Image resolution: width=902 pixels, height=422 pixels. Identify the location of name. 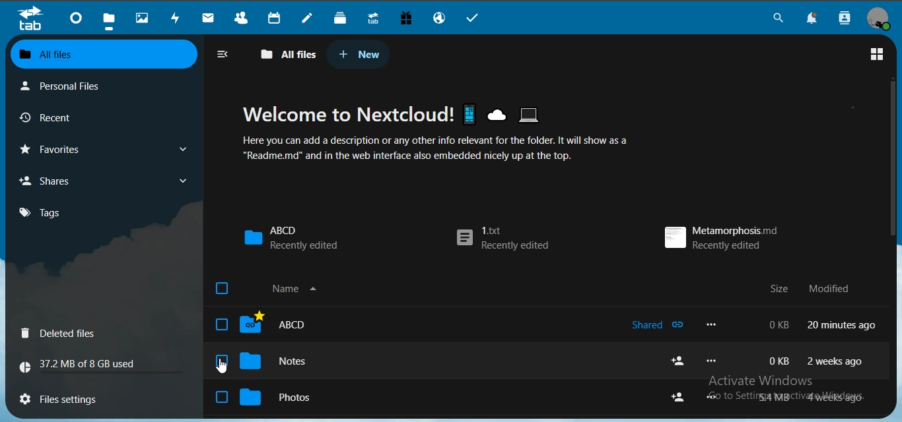
(275, 289).